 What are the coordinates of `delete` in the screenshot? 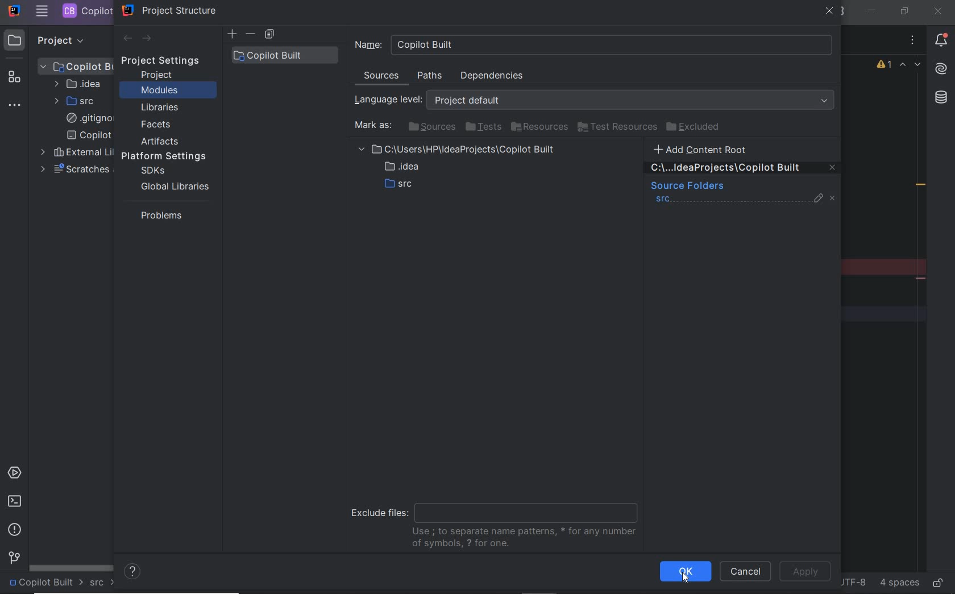 It's located at (251, 34).